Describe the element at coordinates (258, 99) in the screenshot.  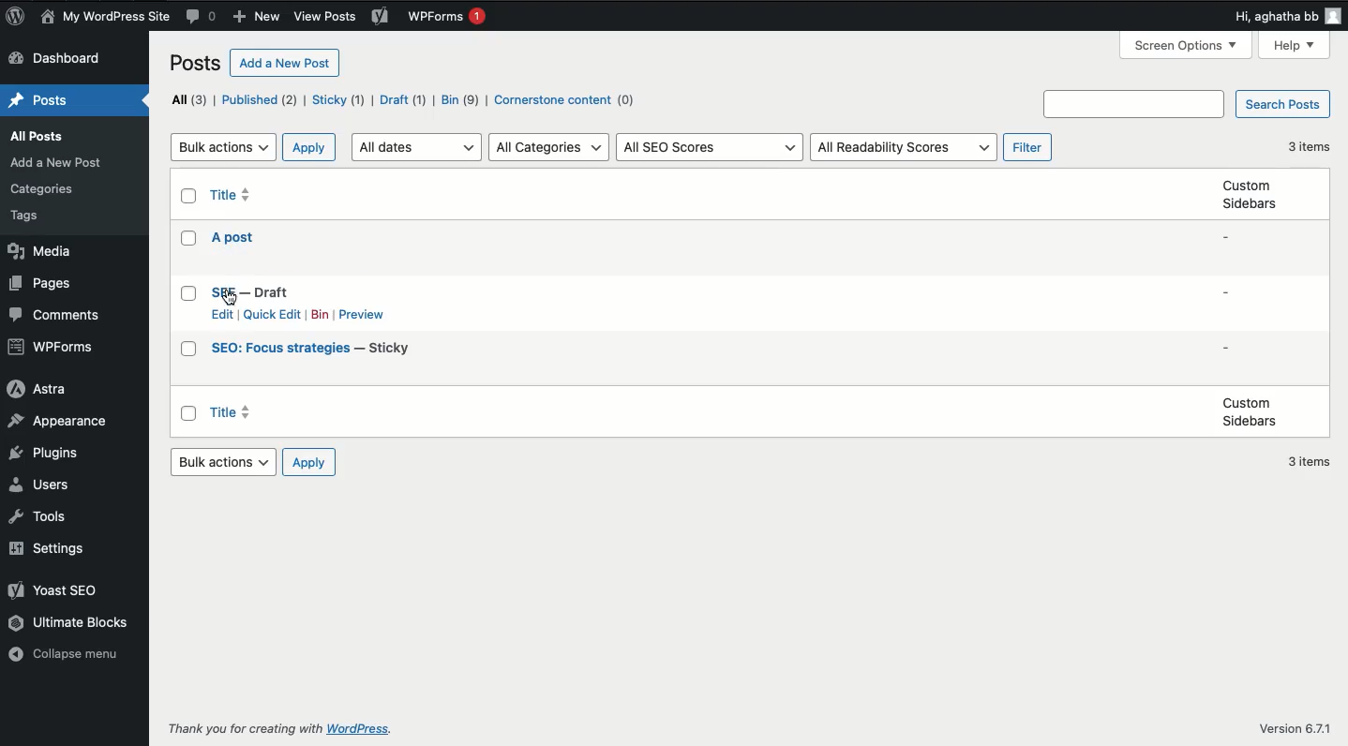
I see `Published` at that location.